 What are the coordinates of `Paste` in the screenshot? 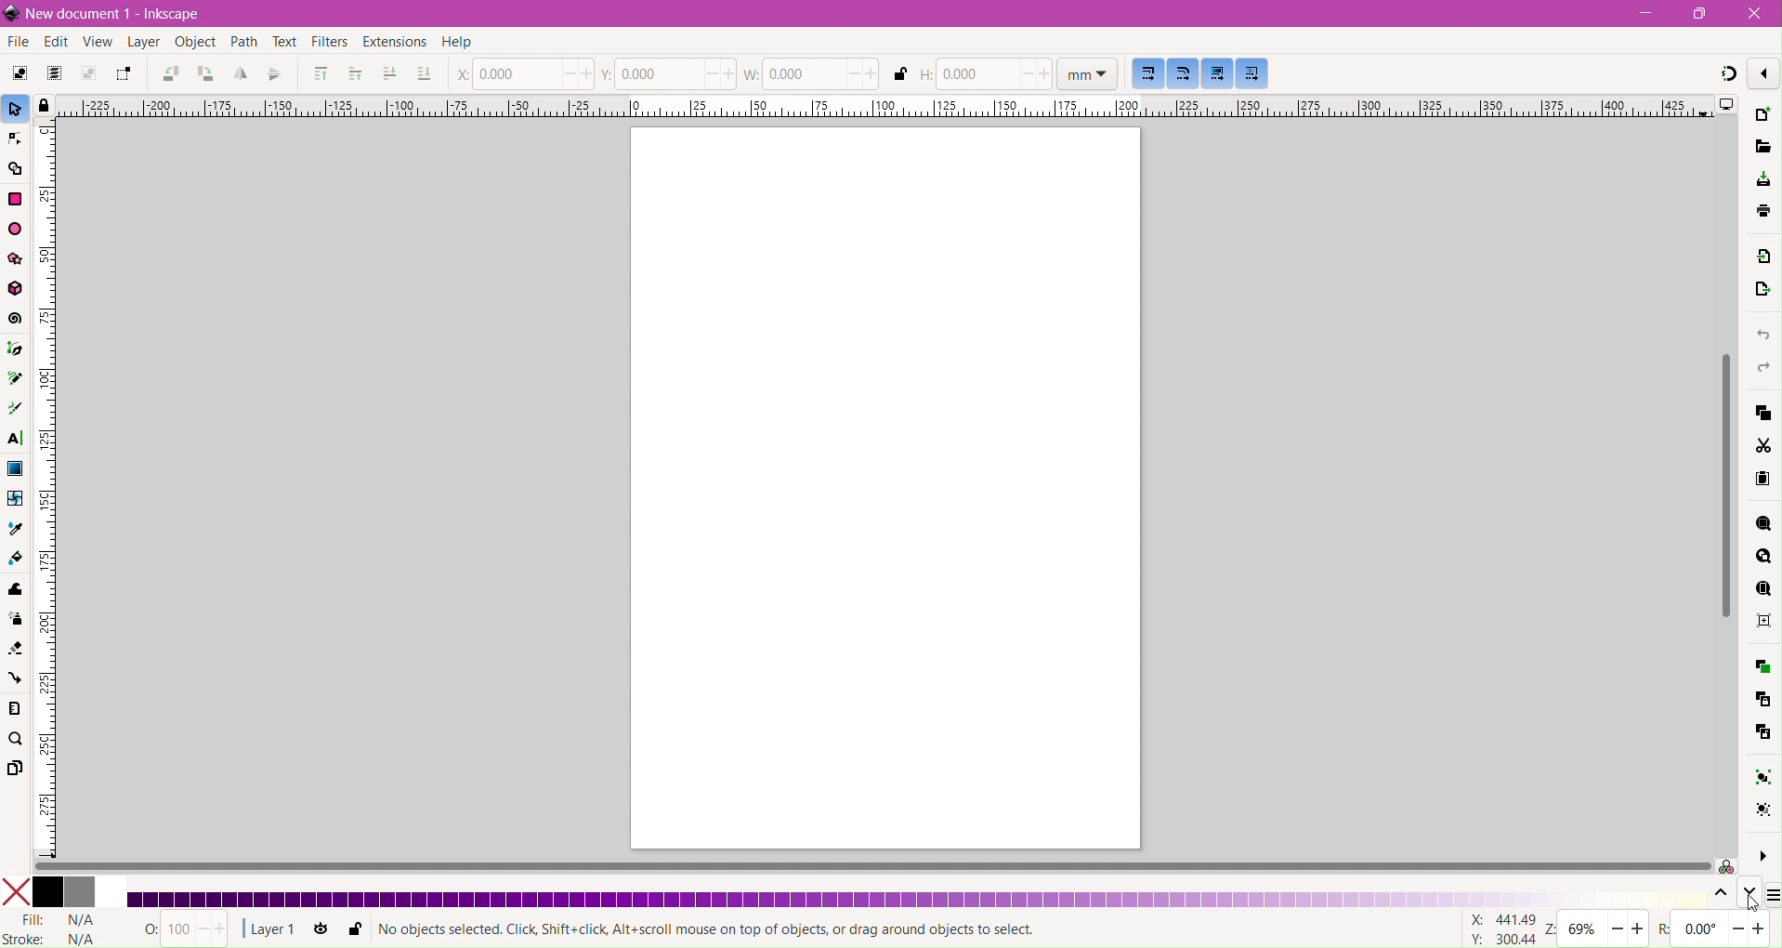 It's located at (1763, 481).